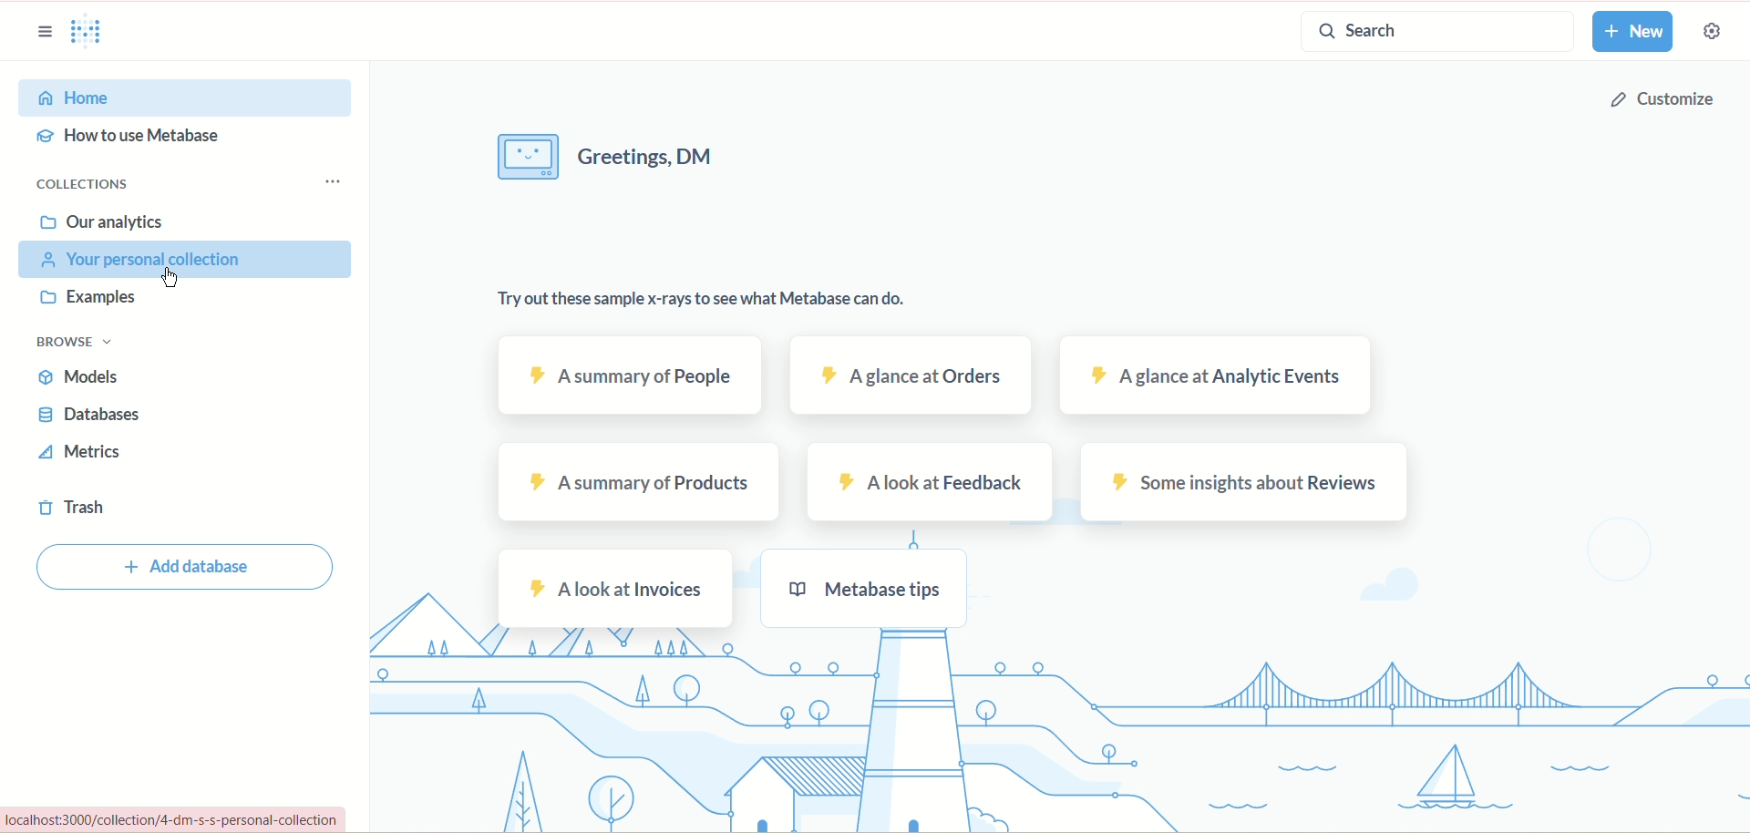 The width and height of the screenshot is (1750, 833). I want to click on metrics, so click(90, 452).